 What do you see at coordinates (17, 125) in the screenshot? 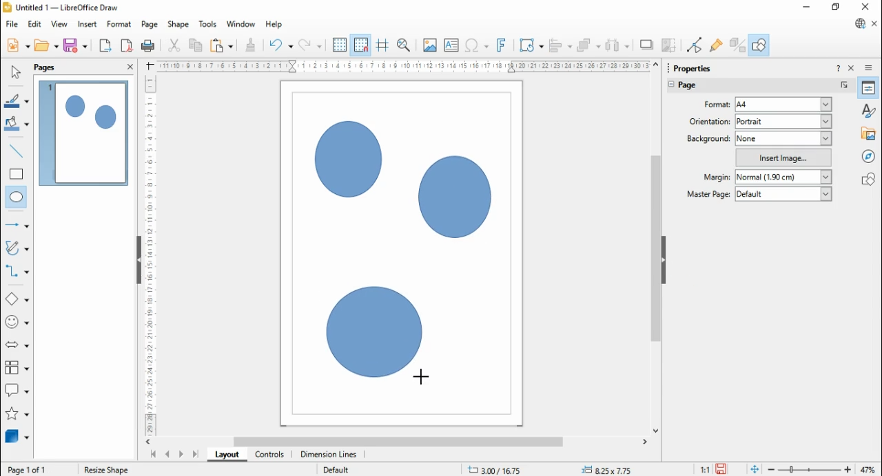
I see `fill color` at bounding box center [17, 125].